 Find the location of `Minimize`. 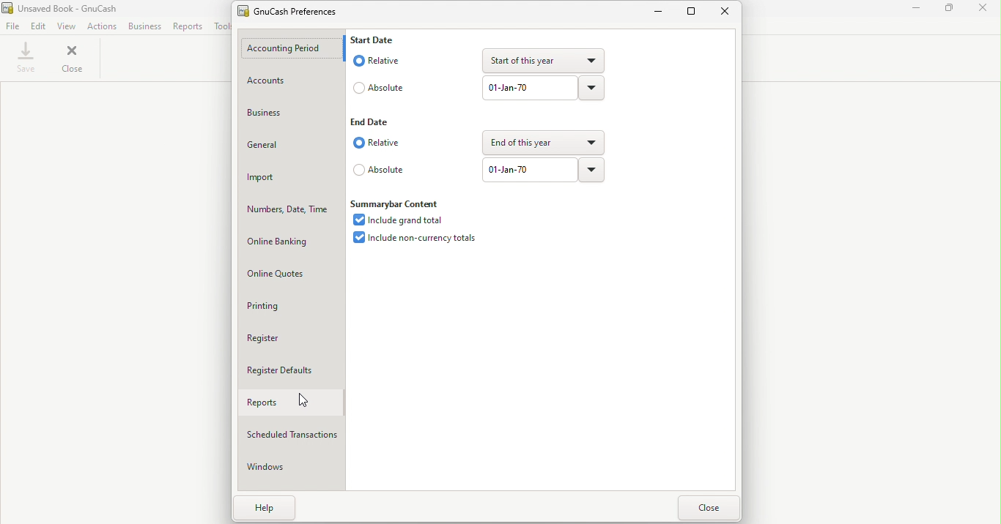

Minimize is located at coordinates (917, 9).